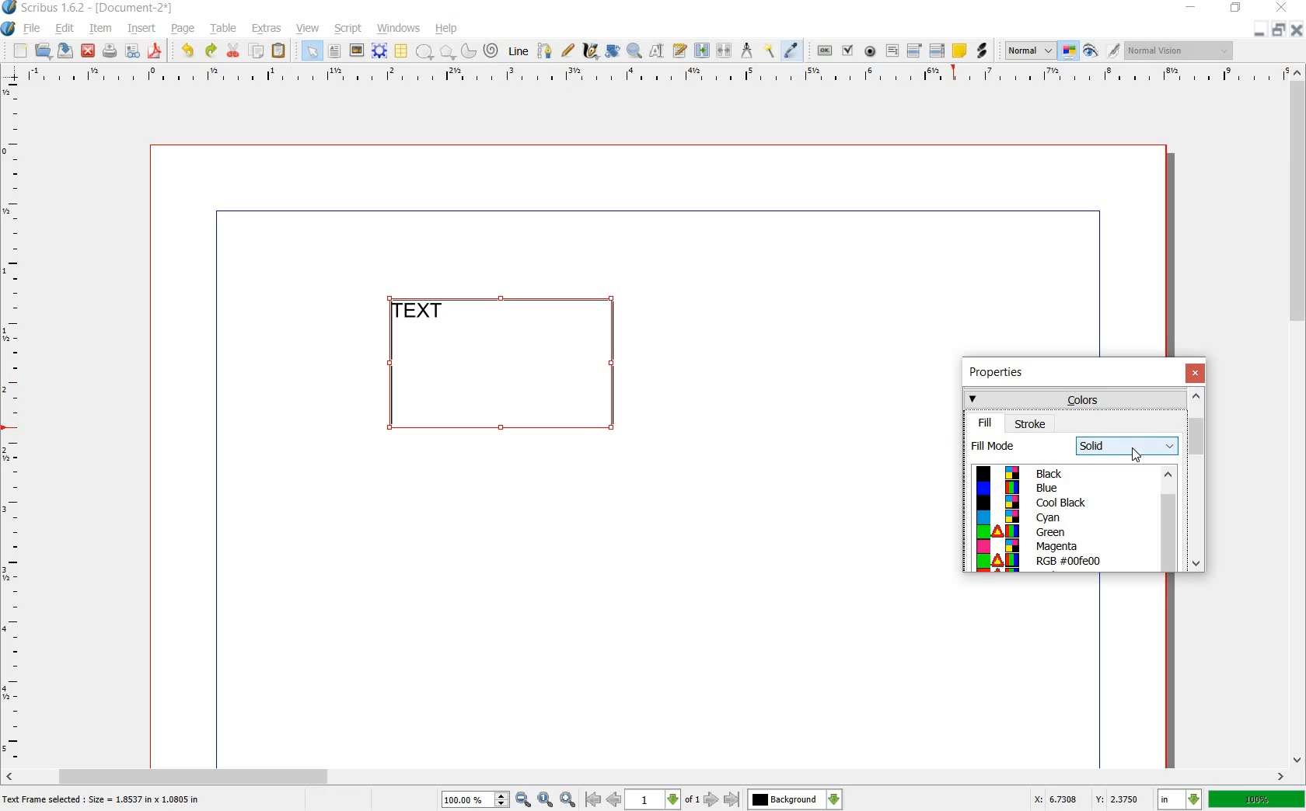  I want to click on color palette, so click(997, 518).